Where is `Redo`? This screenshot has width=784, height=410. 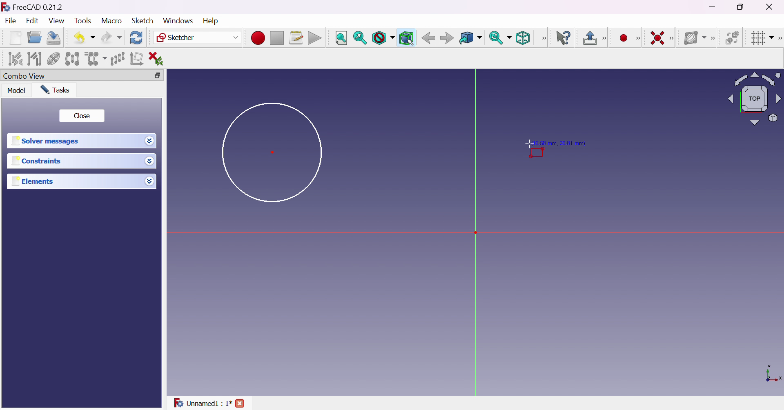 Redo is located at coordinates (111, 37).